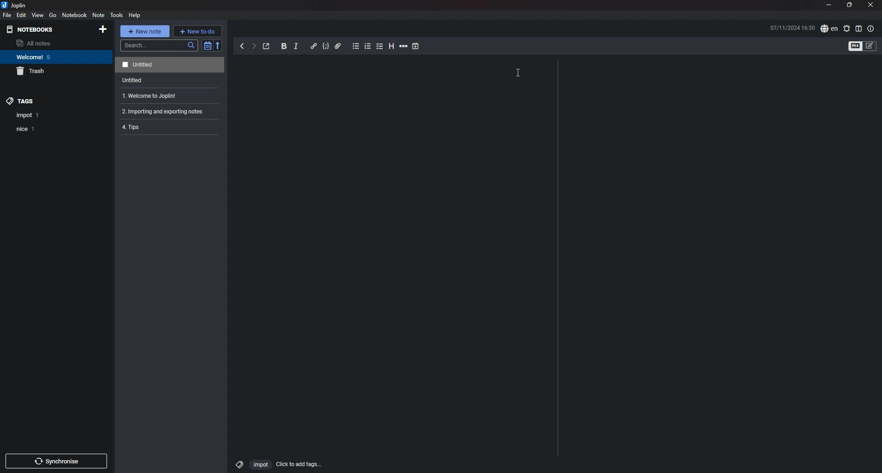 The width and height of the screenshot is (882, 473). What do you see at coordinates (870, 46) in the screenshot?
I see `toggle editors` at bounding box center [870, 46].